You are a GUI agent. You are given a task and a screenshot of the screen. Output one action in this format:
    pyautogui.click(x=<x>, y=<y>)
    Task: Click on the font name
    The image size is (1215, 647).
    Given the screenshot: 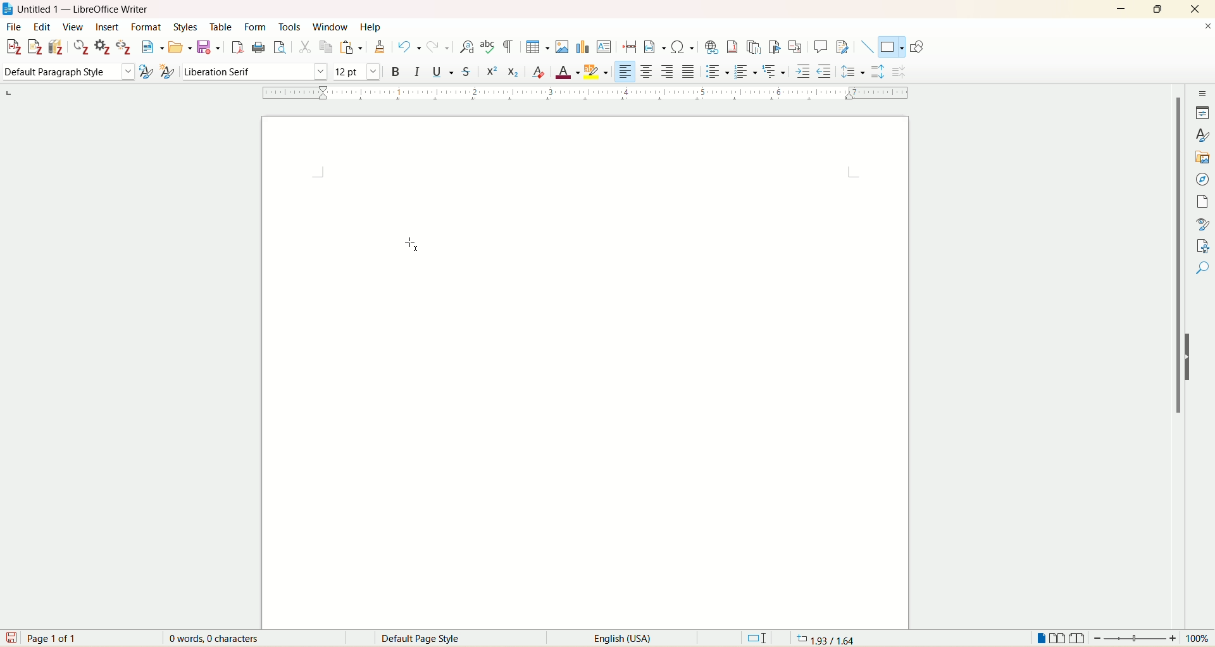 What is the action you would take?
    pyautogui.click(x=253, y=72)
    